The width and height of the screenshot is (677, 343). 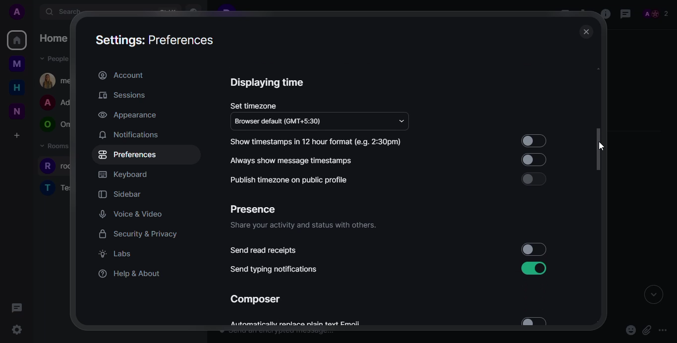 I want to click on presence, so click(x=253, y=209).